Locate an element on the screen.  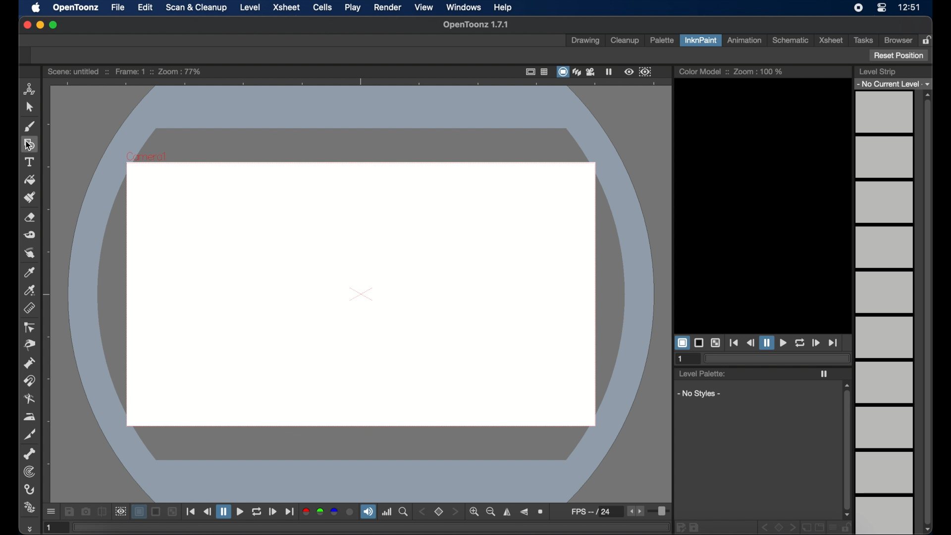
green channel is located at coordinates (321, 512).